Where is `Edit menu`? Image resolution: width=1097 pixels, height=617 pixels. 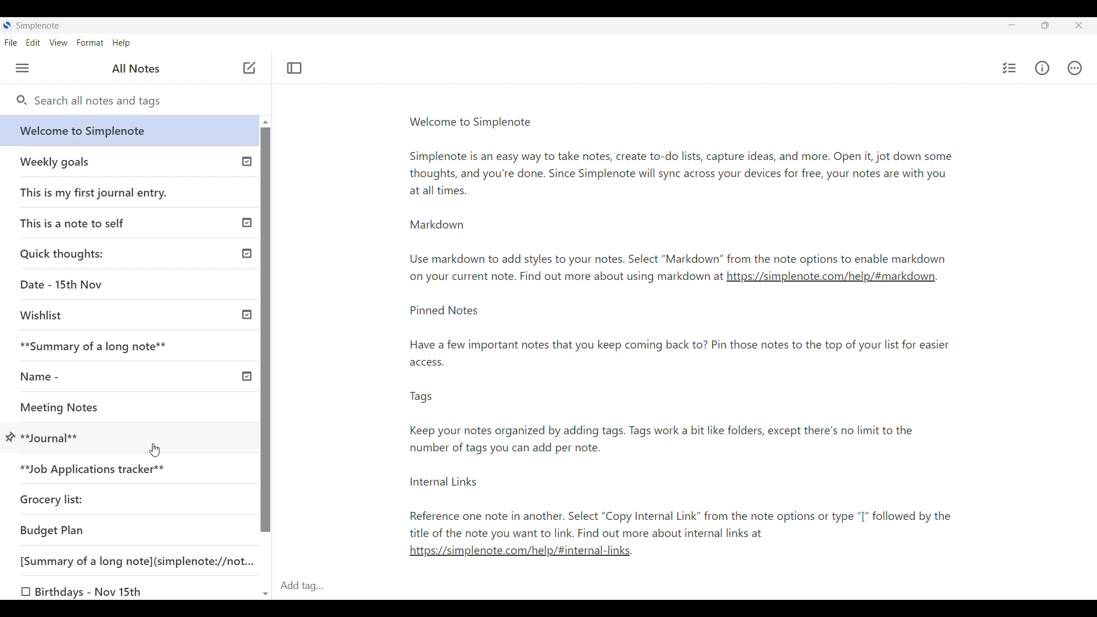 Edit menu is located at coordinates (33, 43).